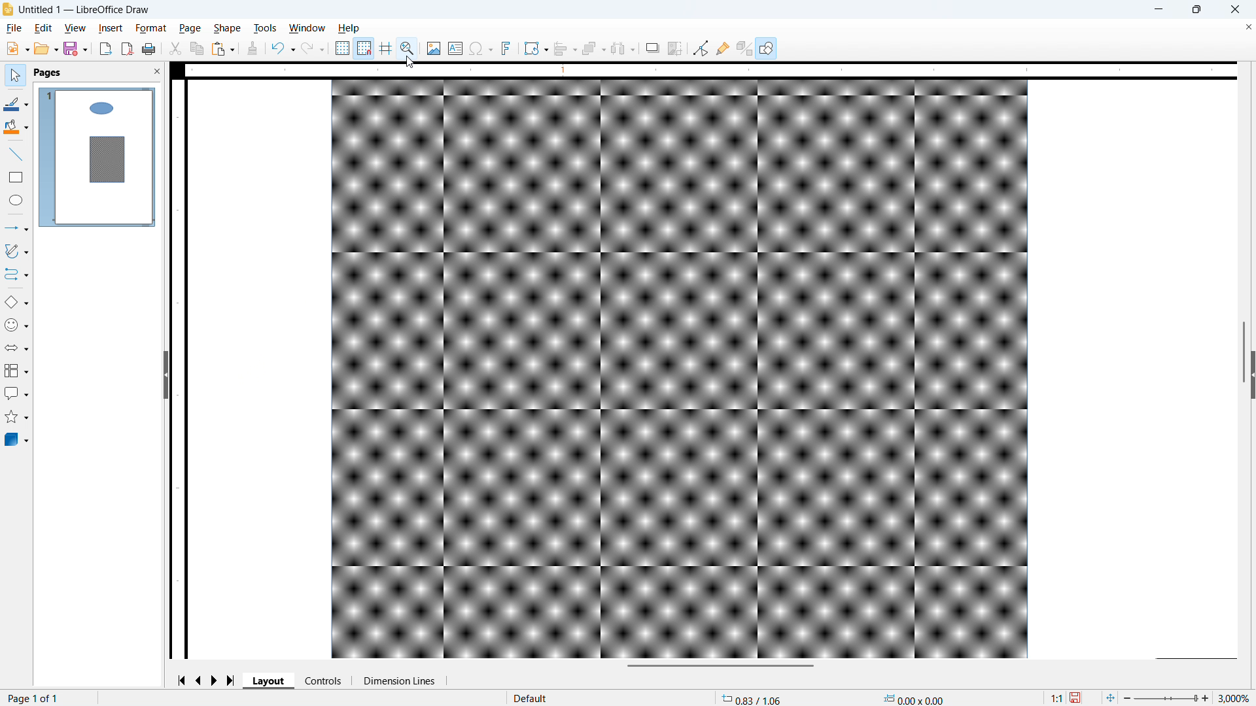 The height and width of the screenshot is (706, 1256). Describe the element at coordinates (1157, 10) in the screenshot. I see `minimise ` at that location.